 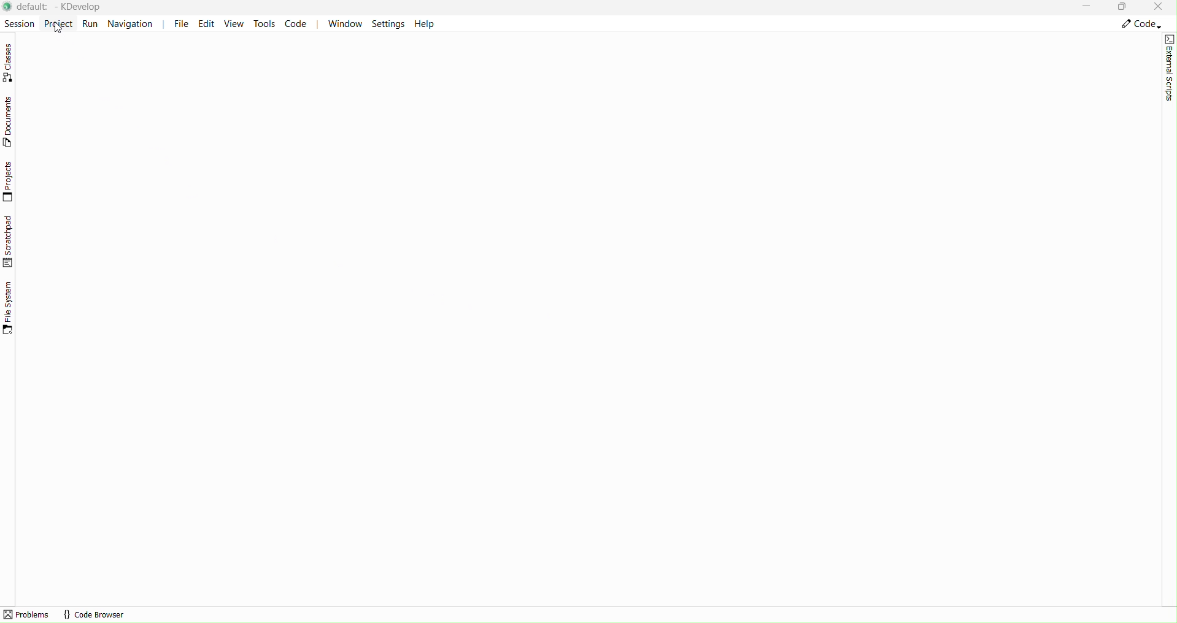 What do you see at coordinates (27, 614) in the screenshot?
I see `problems` at bounding box center [27, 614].